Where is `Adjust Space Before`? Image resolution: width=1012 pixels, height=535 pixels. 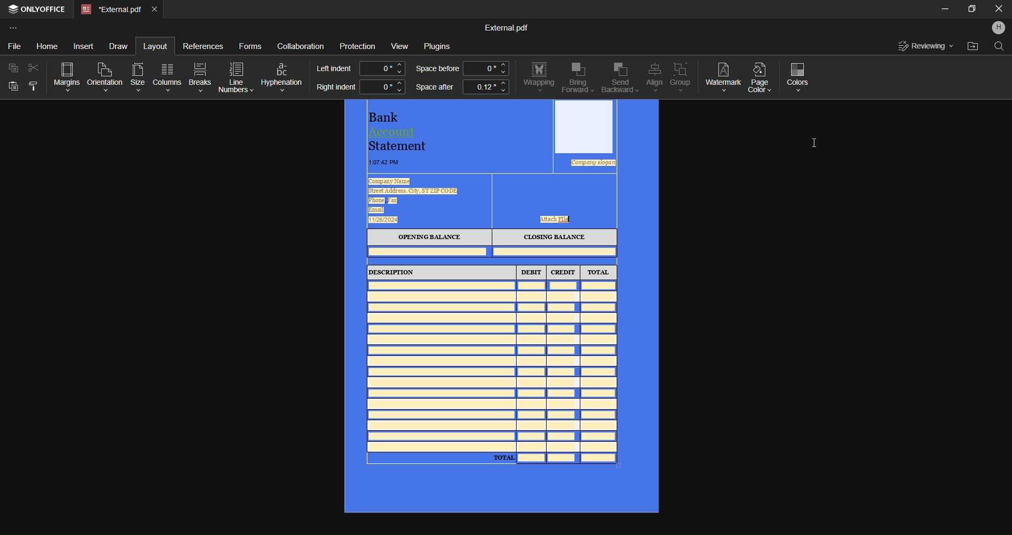 Adjust Space Before is located at coordinates (485, 68).